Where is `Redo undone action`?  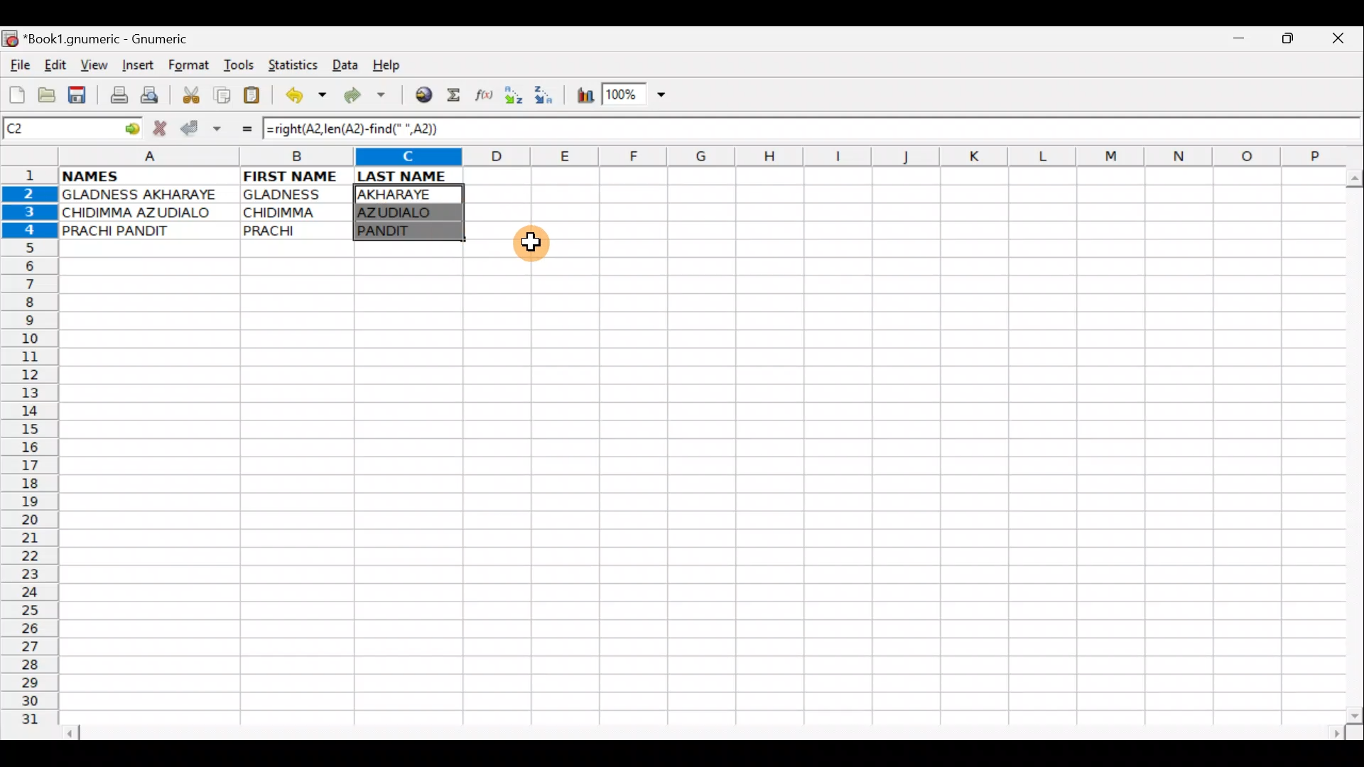
Redo undone action is located at coordinates (368, 97).